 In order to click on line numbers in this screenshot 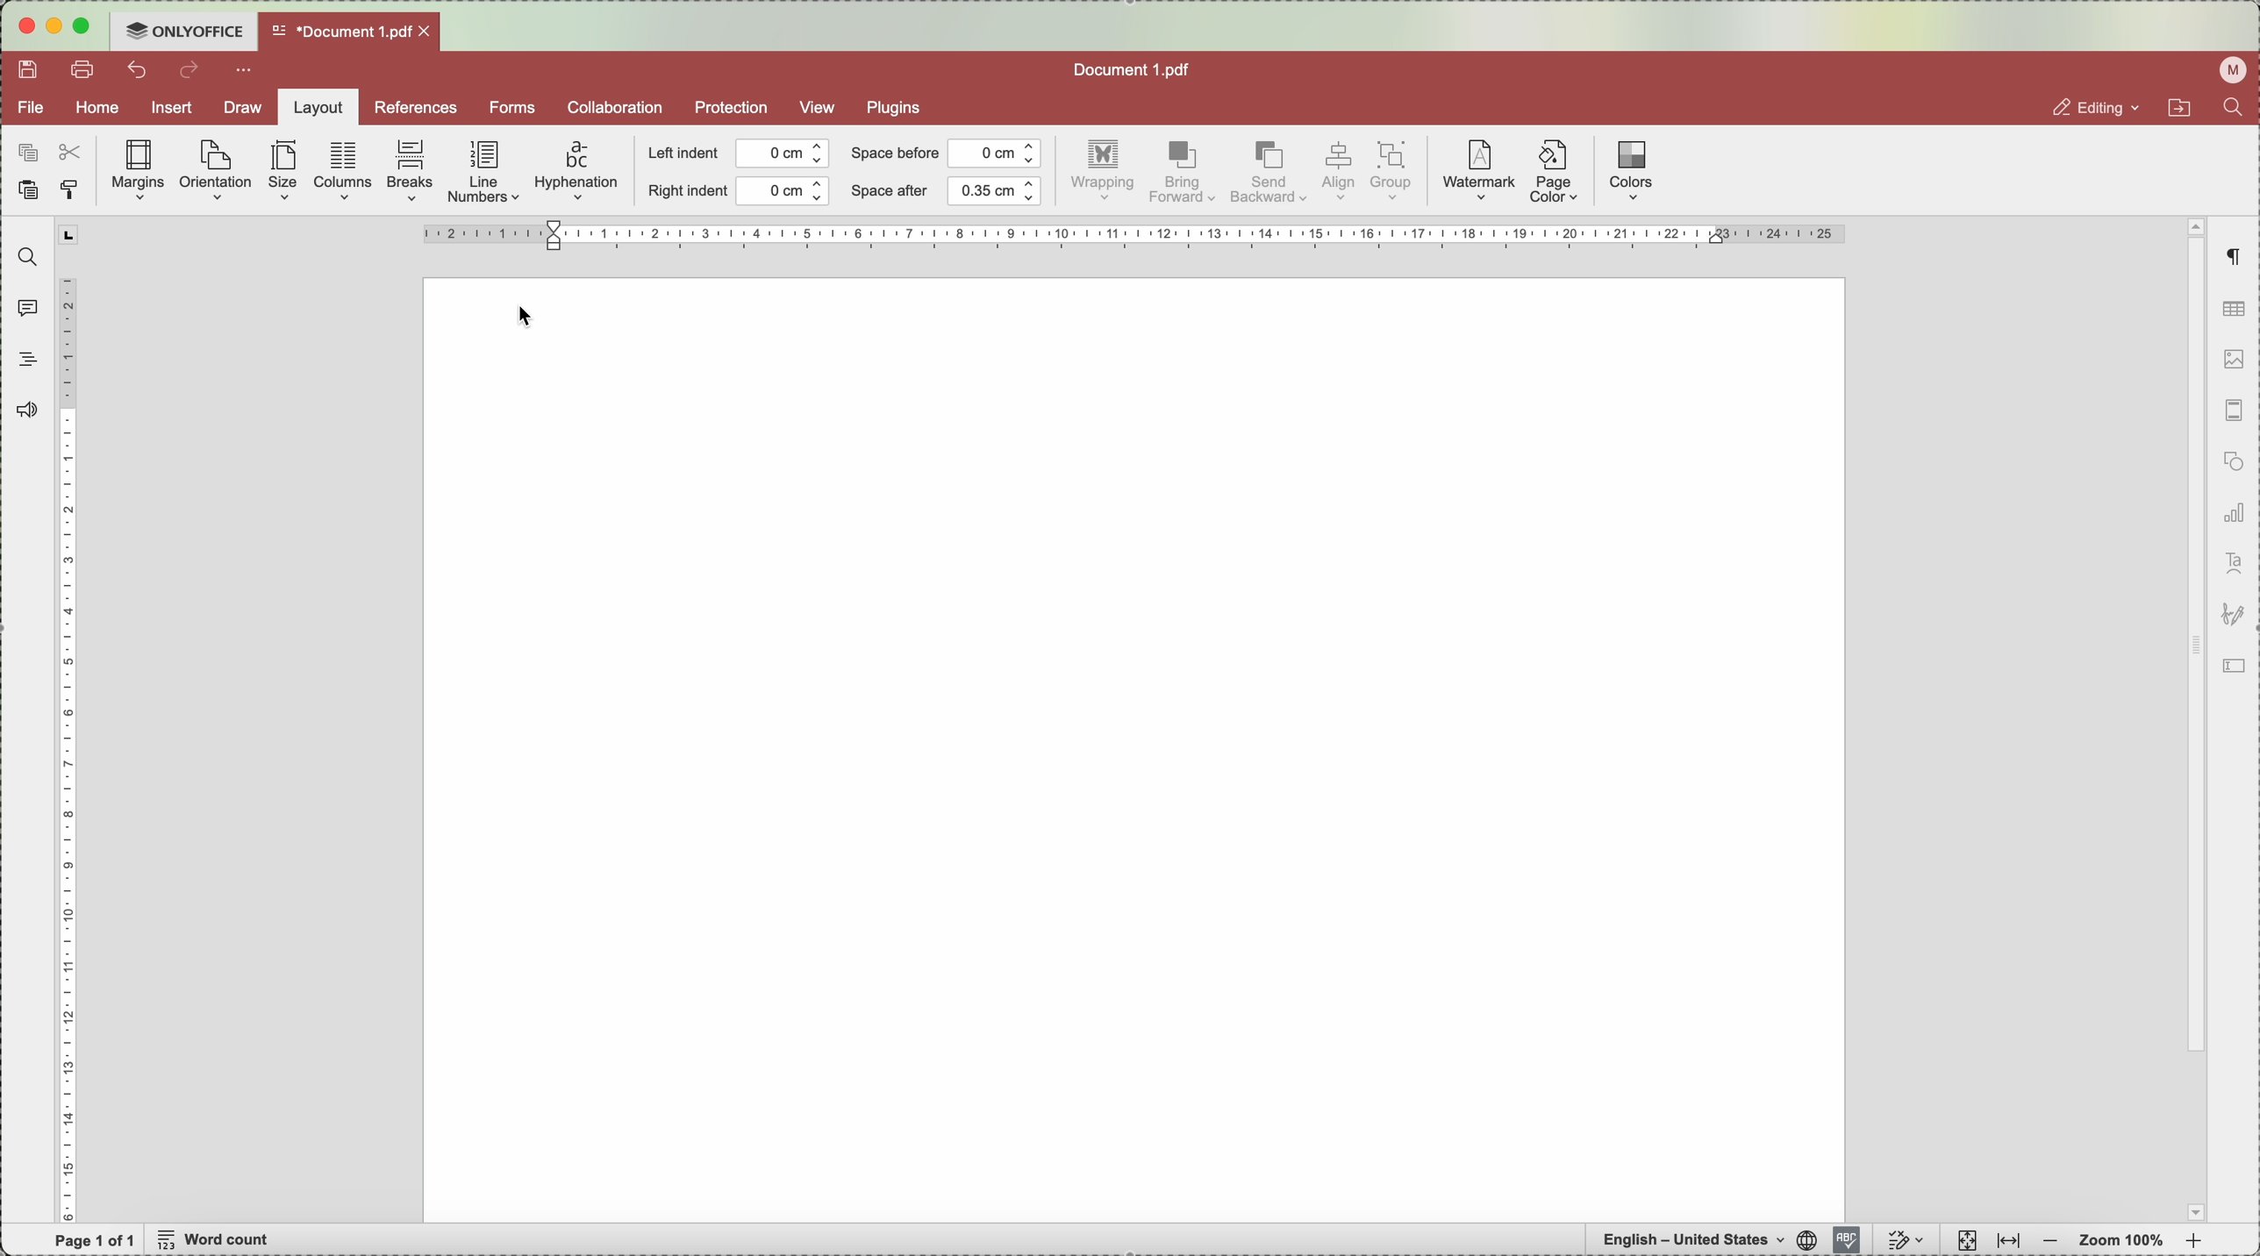, I will do `click(486, 174)`.